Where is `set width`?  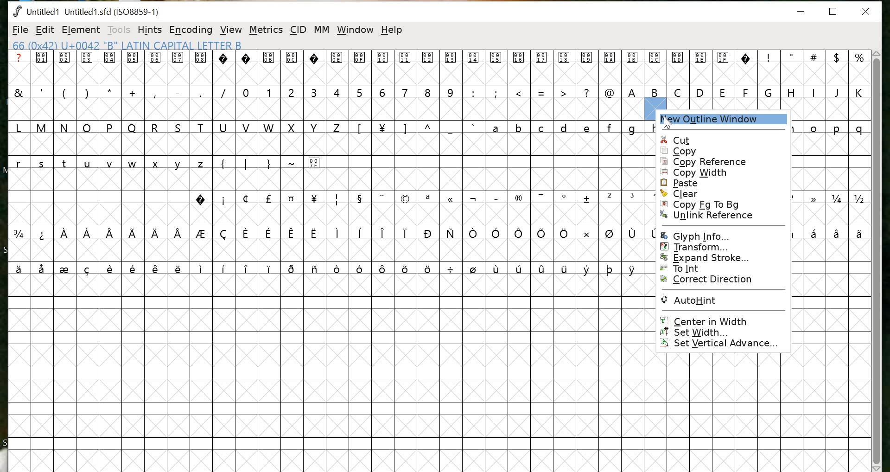
set width is located at coordinates (721, 332).